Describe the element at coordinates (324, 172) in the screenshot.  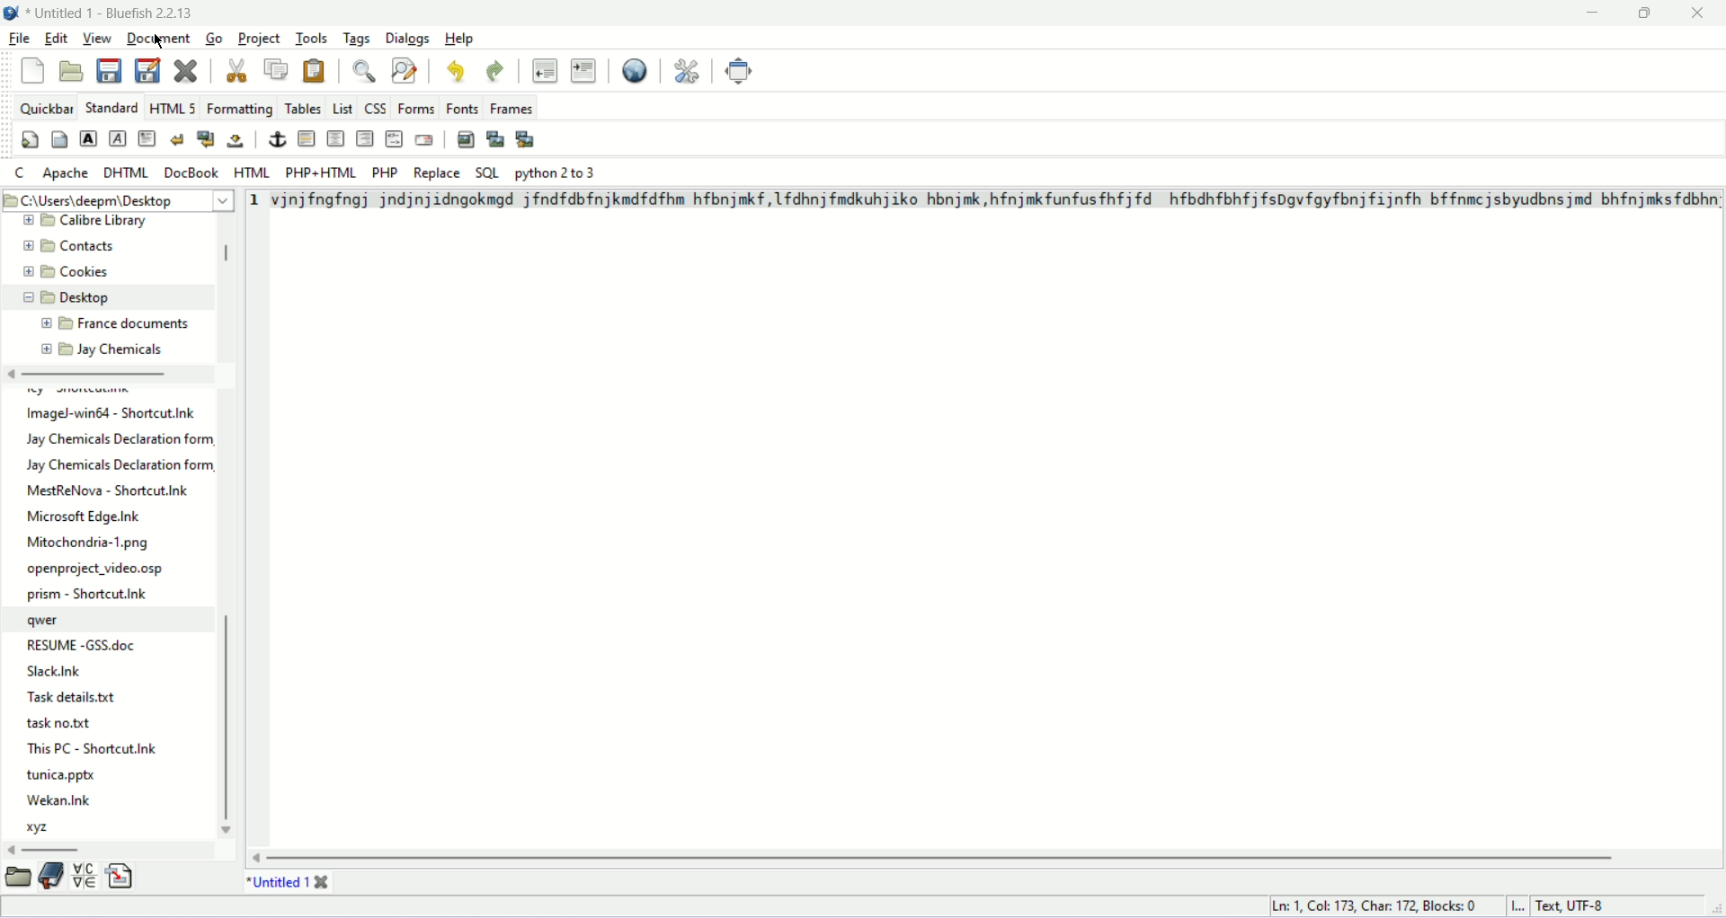
I see `PHP+HTML` at that location.